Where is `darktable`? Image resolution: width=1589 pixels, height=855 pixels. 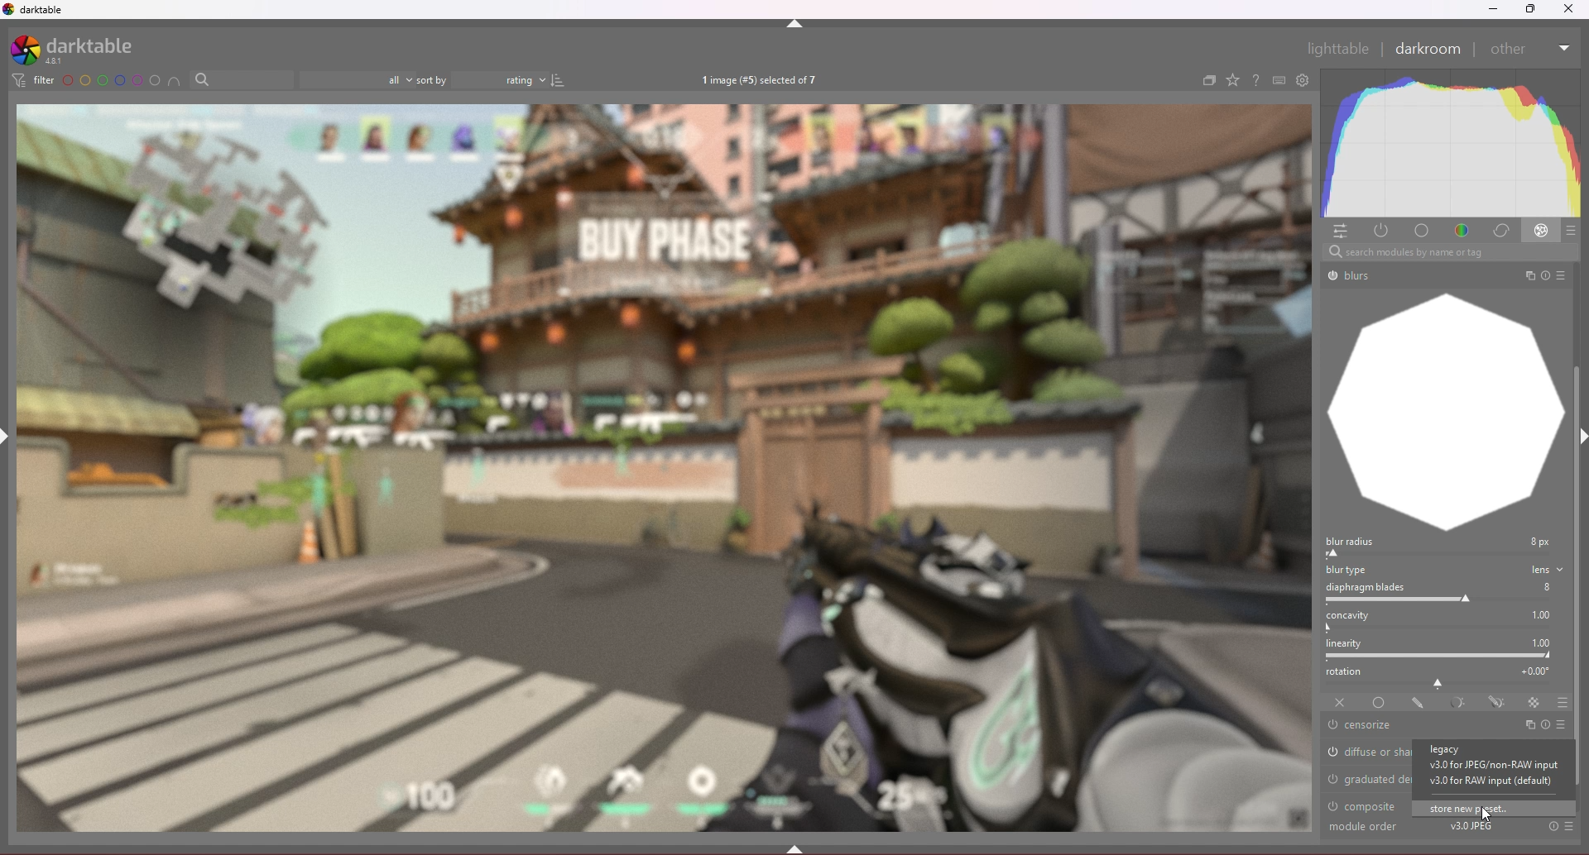 darktable is located at coordinates (82, 50).